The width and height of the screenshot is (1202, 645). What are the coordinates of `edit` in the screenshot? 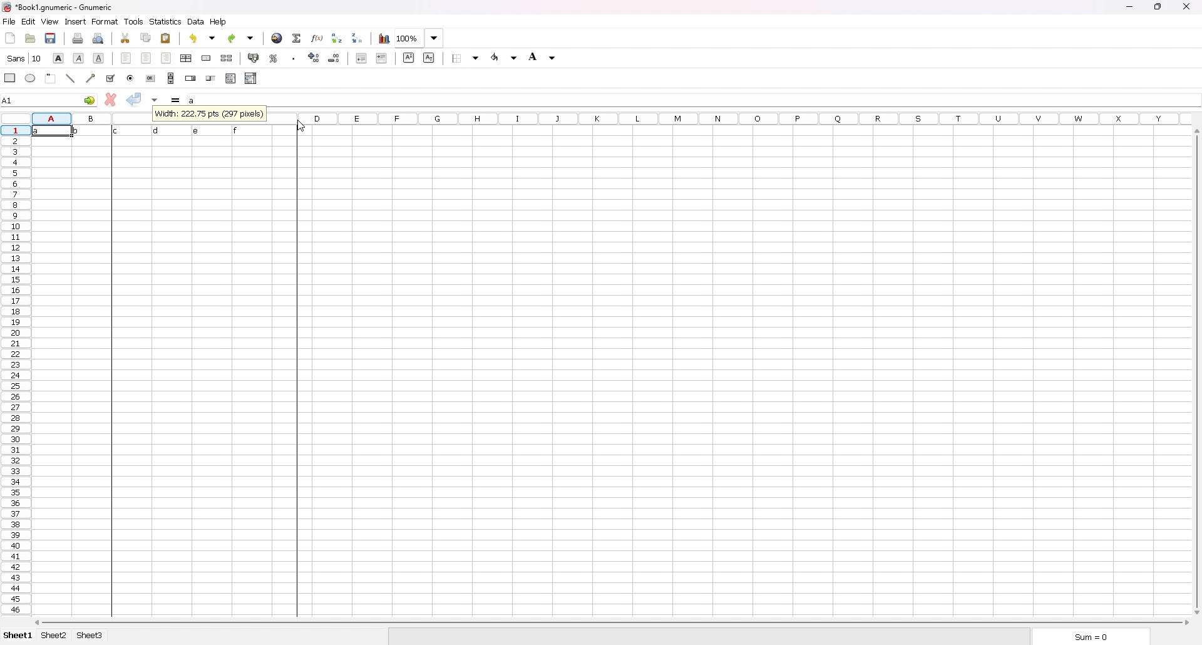 It's located at (29, 21).